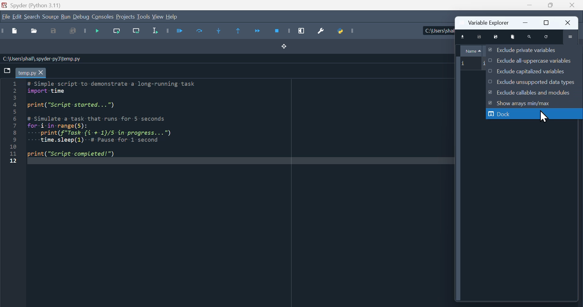 This screenshot has width=583, height=307. Describe the element at coordinates (495, 36) in the screenshot. I see `save data as` at that location.